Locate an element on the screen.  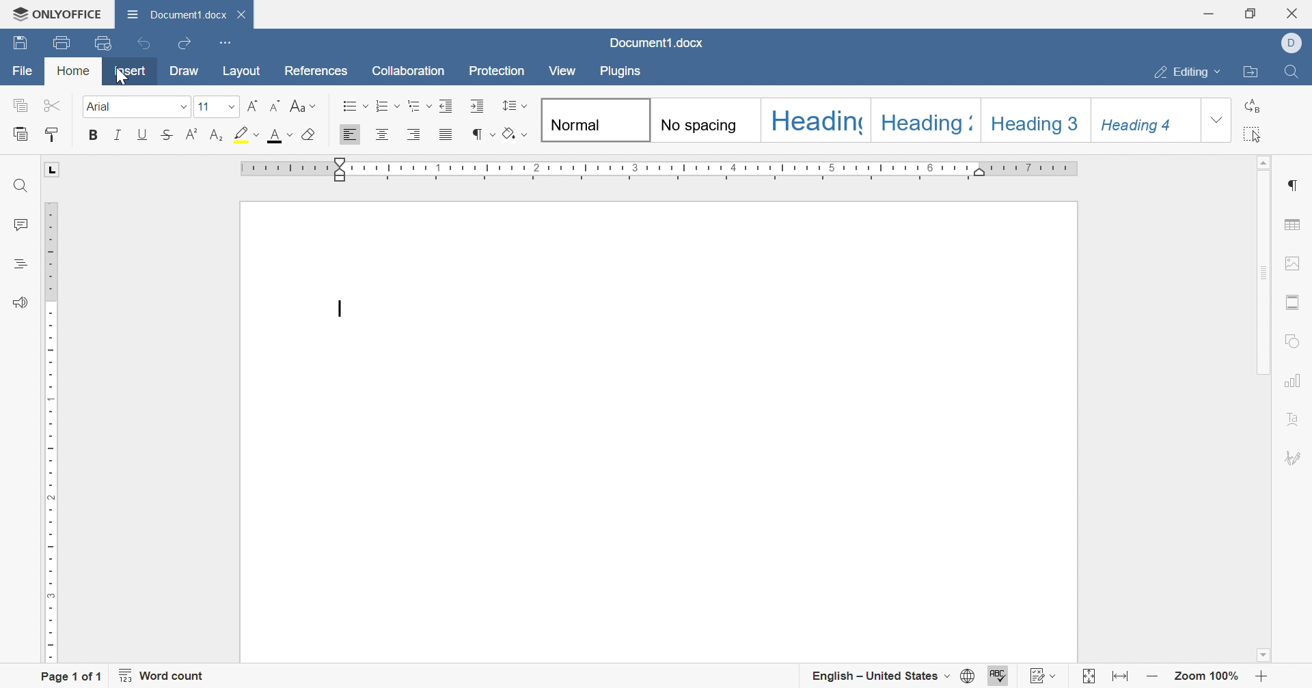
Word Count is located at coordinates (164, 675).